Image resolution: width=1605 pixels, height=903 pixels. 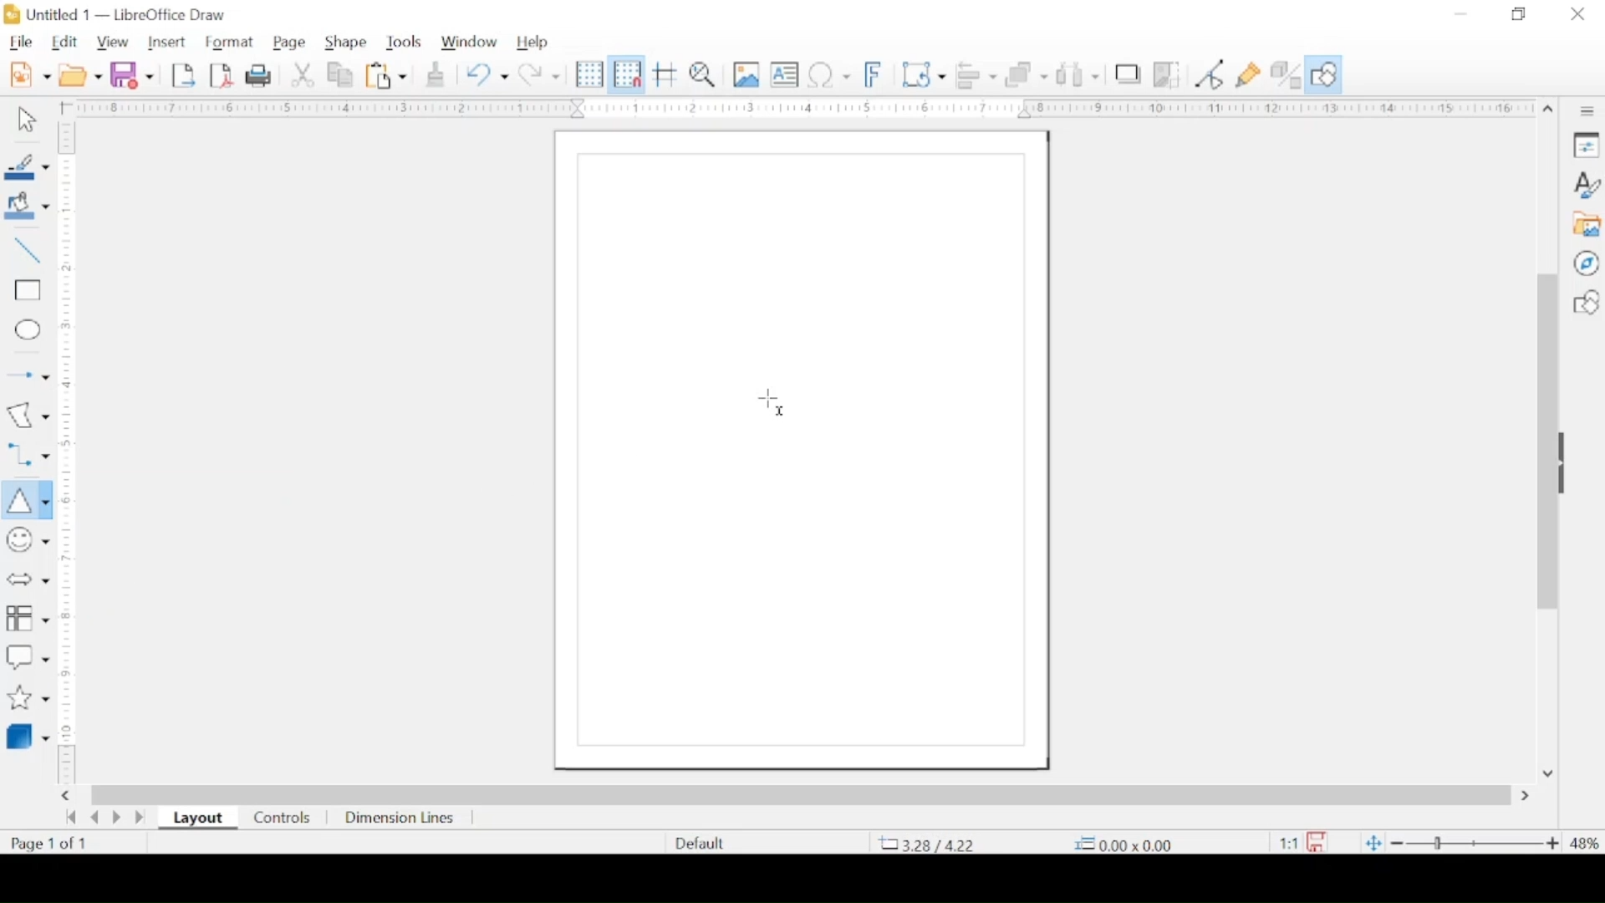 What do you see at coordinates (1548, 110) in the screenshot?
I see `scroll up ` at bounding box center [1548, 110].